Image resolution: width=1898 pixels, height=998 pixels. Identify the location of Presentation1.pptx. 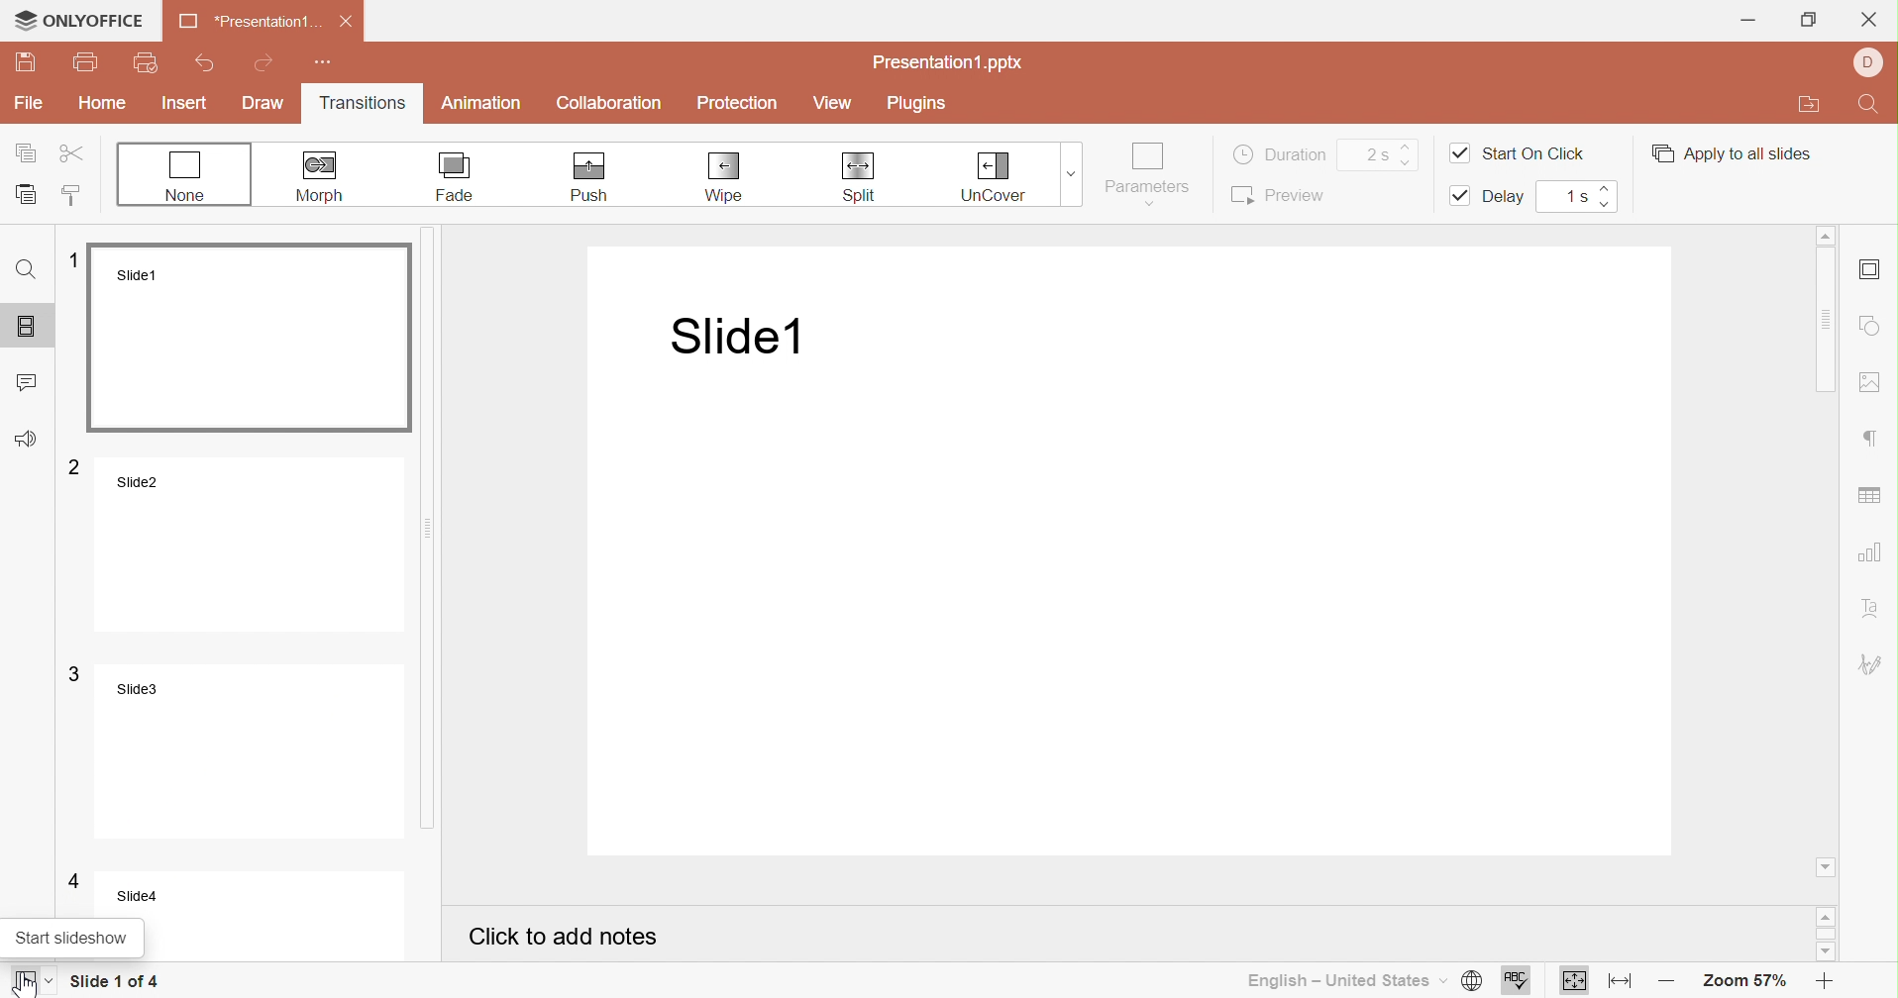
(949, 65).